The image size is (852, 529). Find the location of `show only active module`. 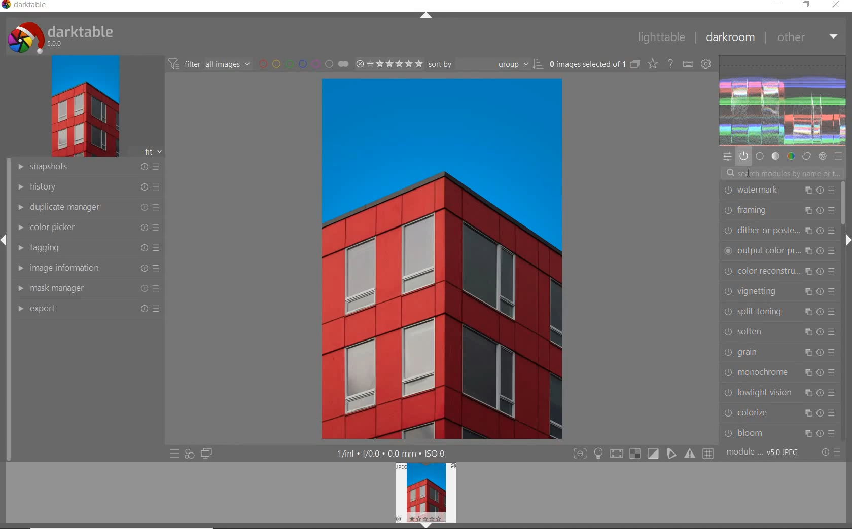

show only active module is located at coordinates (744, 157).